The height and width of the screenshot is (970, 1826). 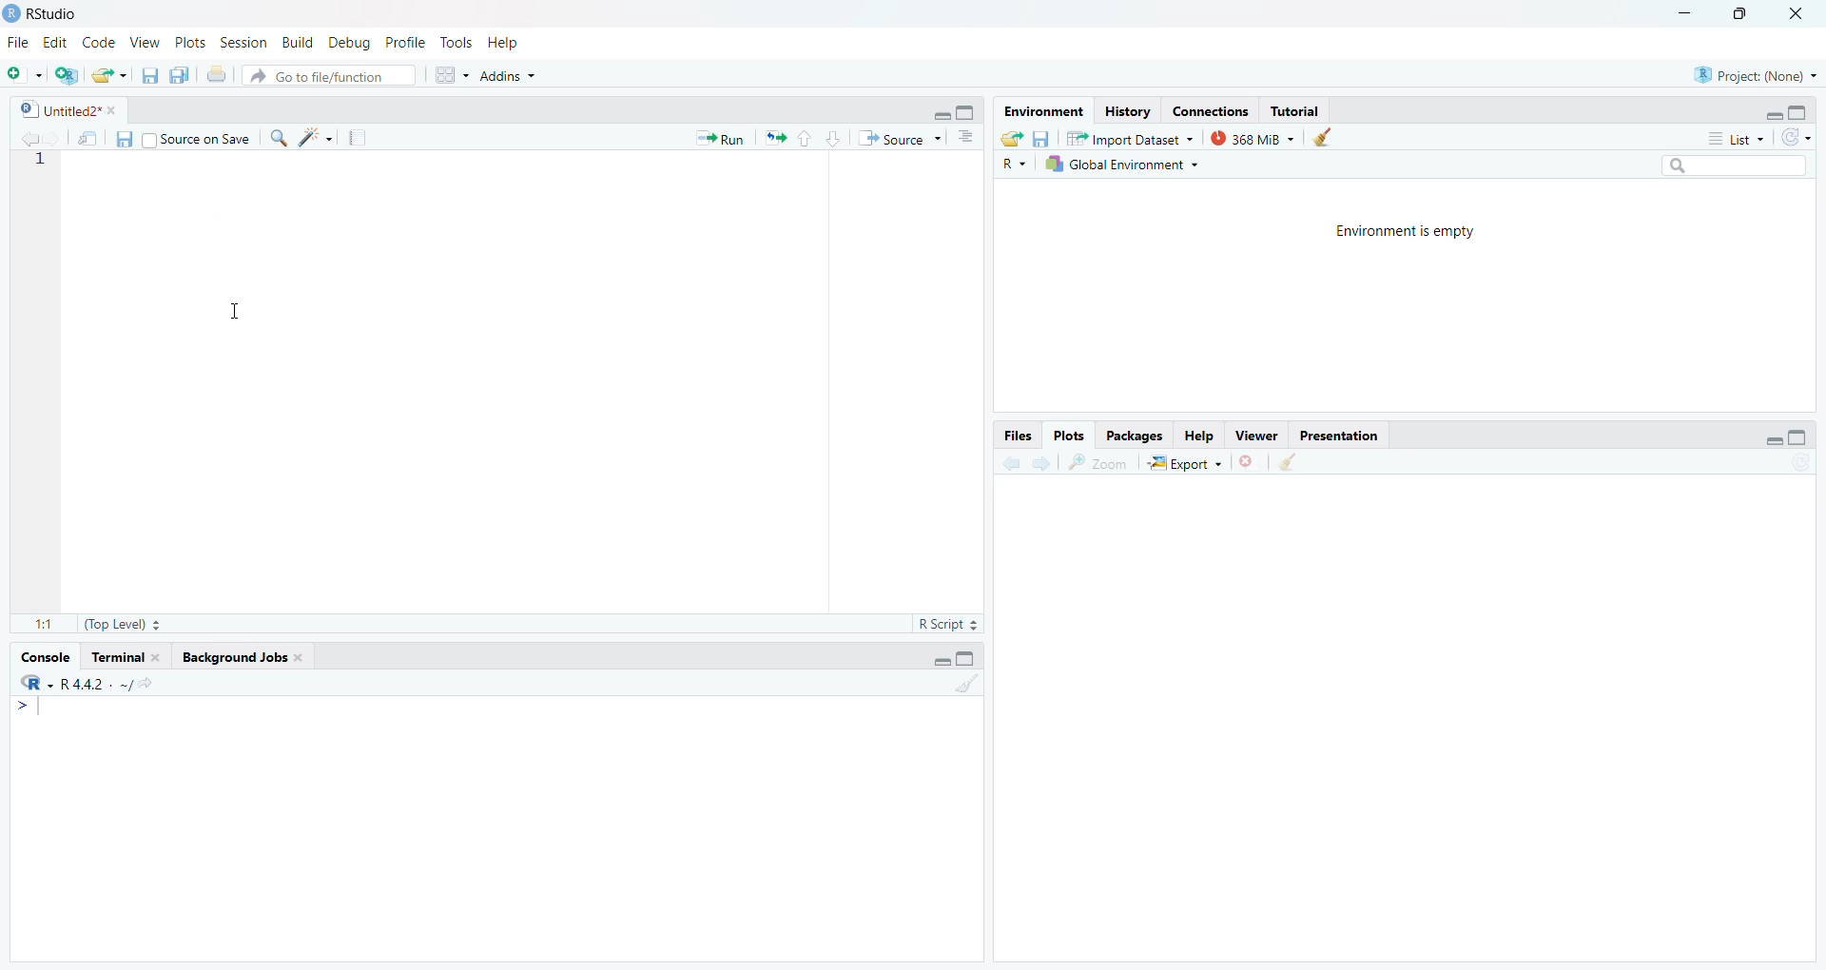 What do you see at coordinates (1253, 436) in the screenshot?
I see `Viewer` at bounding box center [1253, 436].